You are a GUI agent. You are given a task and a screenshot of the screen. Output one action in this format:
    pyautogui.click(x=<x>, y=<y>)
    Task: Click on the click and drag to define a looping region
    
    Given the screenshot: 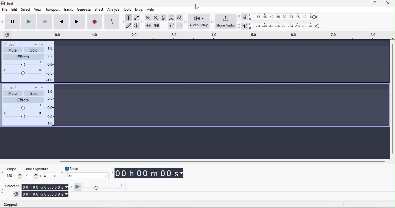 What is the action you would take?
    pyautogui.click(x=170, y=35)
    